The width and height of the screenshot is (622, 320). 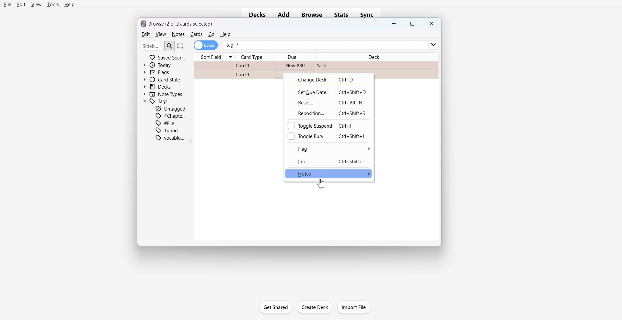 What do you see at coordinates (316, 66) in the screenshot?
I see `Card File` at bounding box center [316, 66].